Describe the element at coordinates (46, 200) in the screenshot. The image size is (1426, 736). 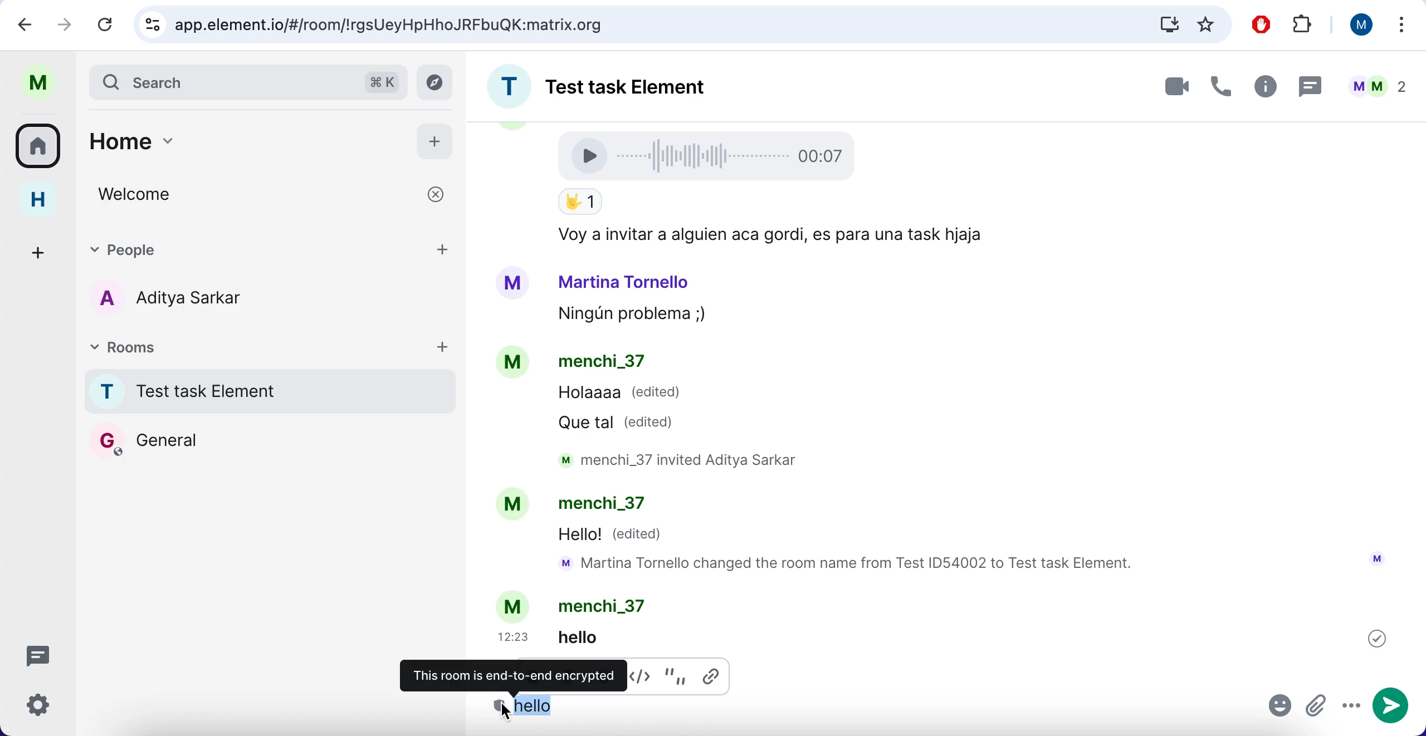
I see `home` at that location.